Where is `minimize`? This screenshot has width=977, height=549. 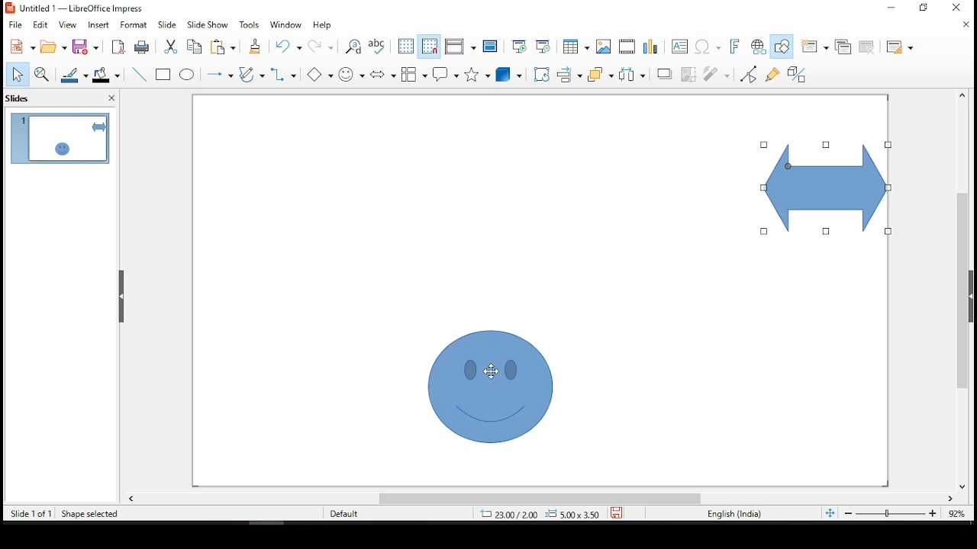
minimize is located at coordinates (925, 8).